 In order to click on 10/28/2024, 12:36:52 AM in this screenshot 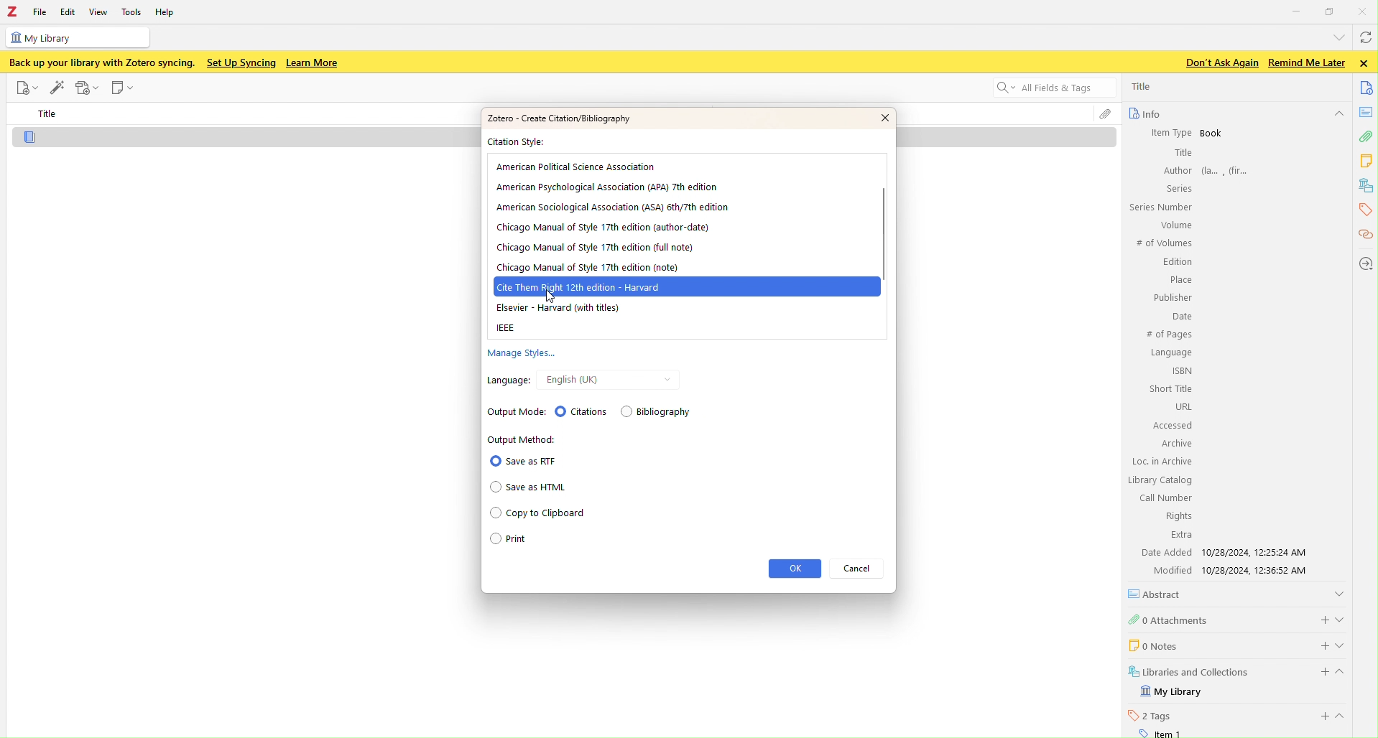, I will do `click(1260, 571)`.